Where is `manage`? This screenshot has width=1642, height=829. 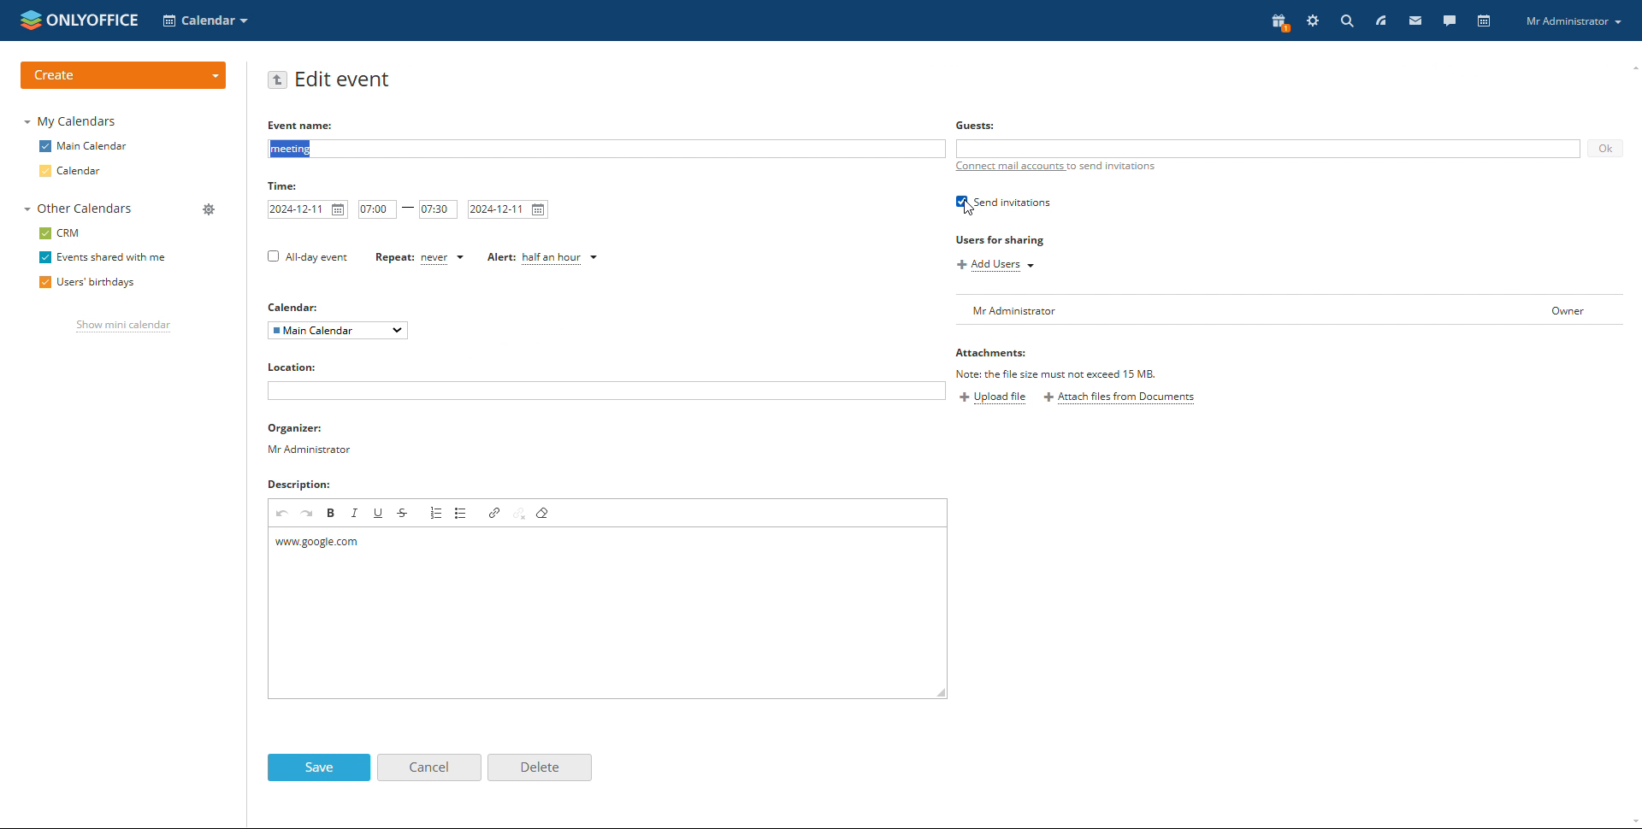
manage is located at coordinates (210, 210).